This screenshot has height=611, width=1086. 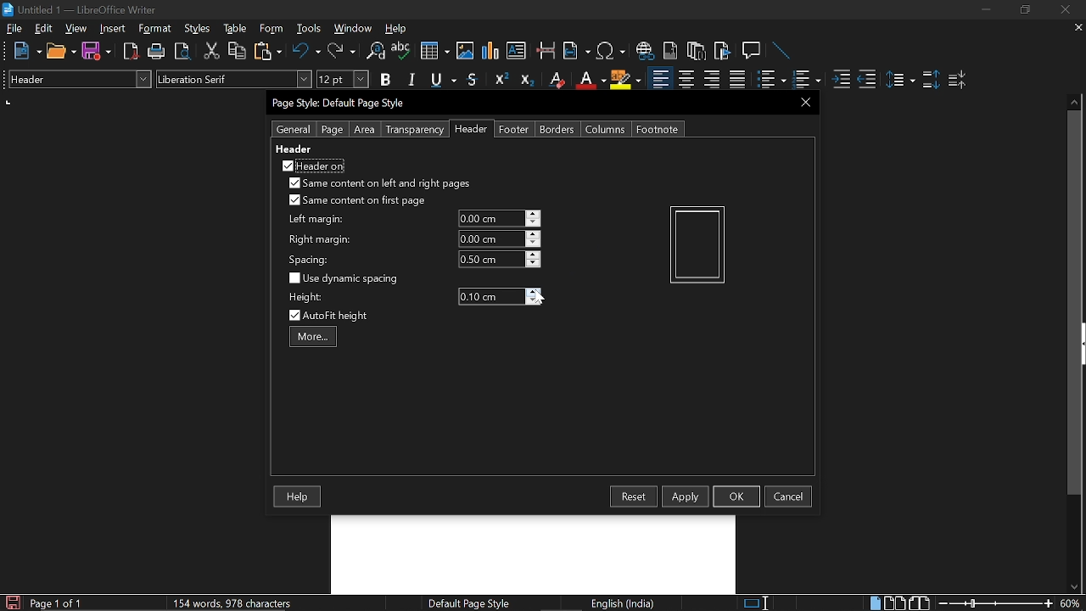 What do you see at coordinates (1075, 100) in the screenshot?
I see `Move up` at bounding box center [1075, 100].